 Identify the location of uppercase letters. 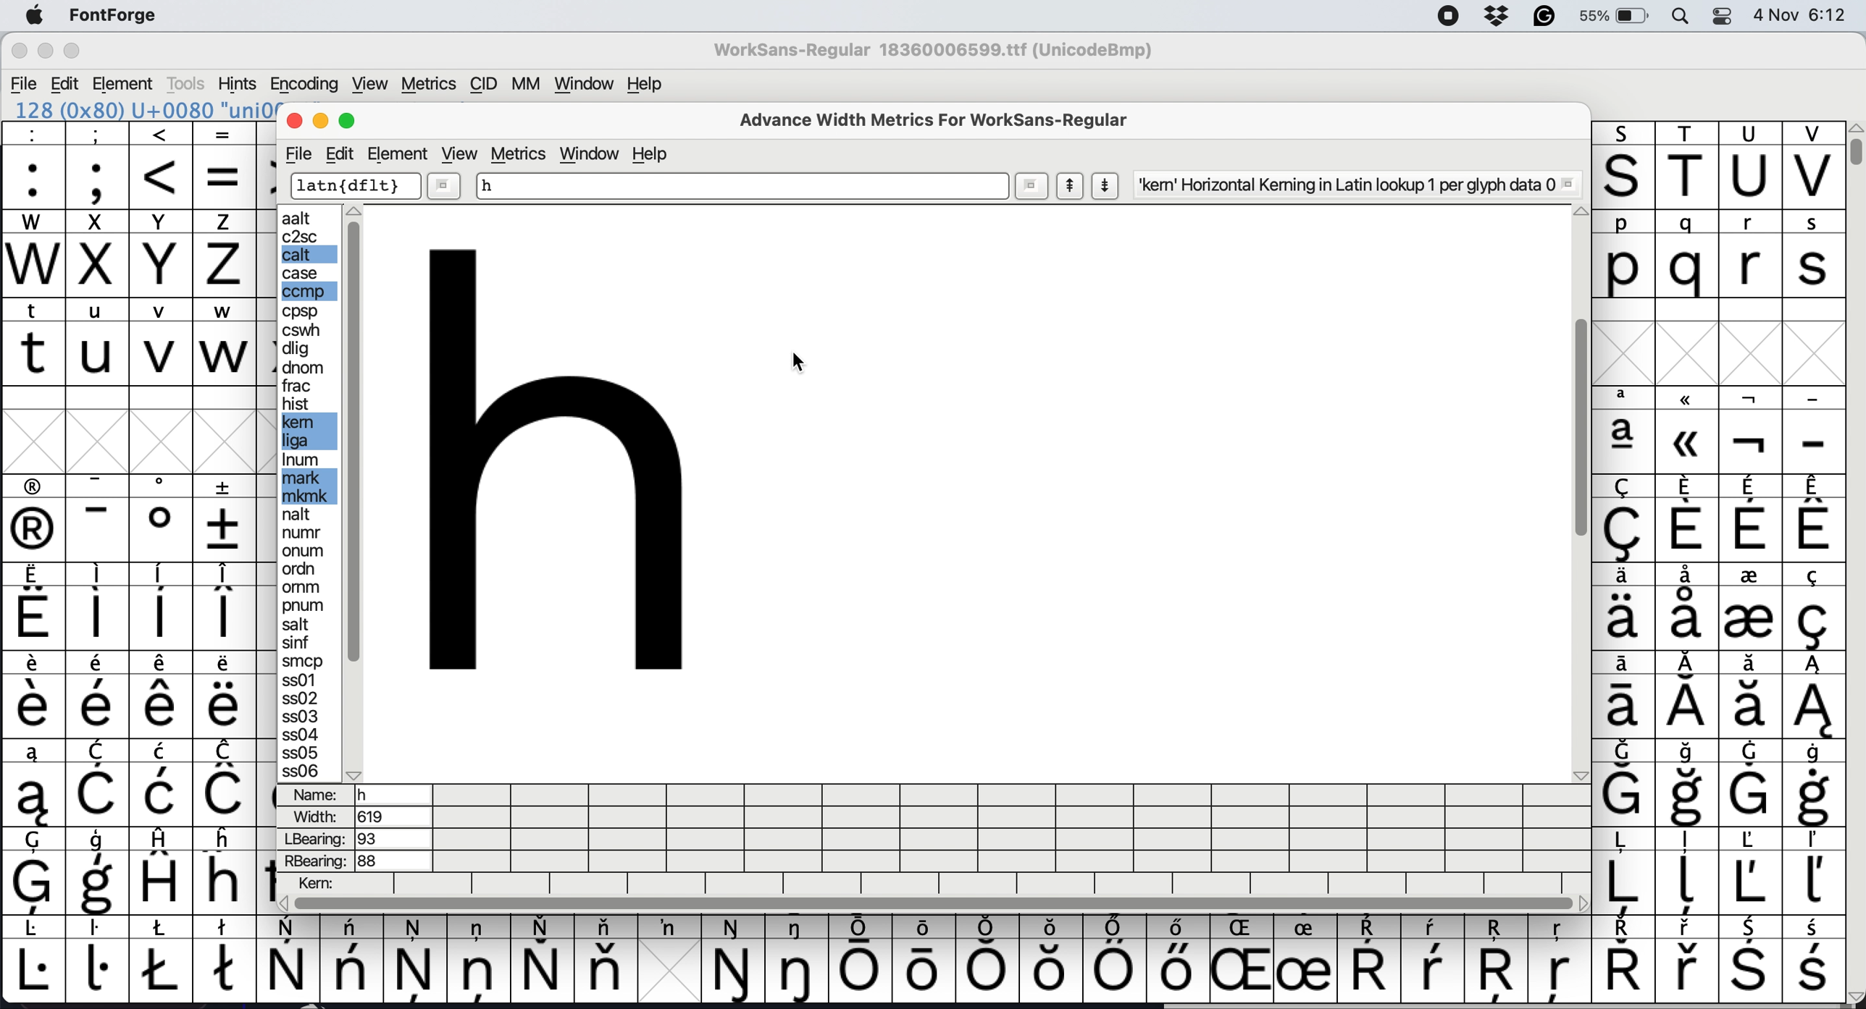
(1724, 130).